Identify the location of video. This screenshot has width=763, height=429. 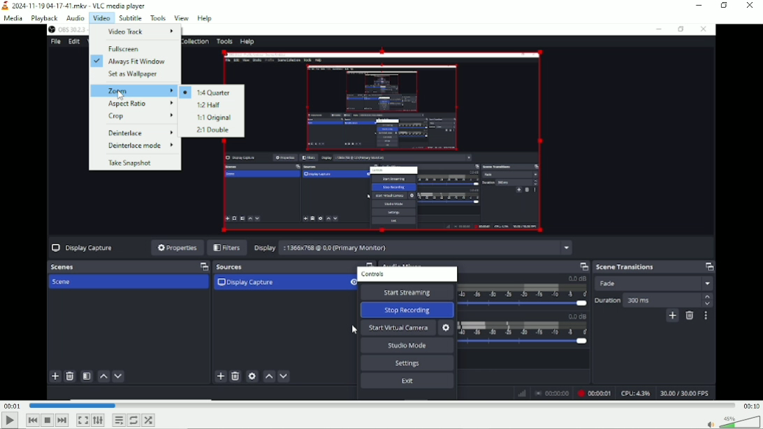
(100, 17).